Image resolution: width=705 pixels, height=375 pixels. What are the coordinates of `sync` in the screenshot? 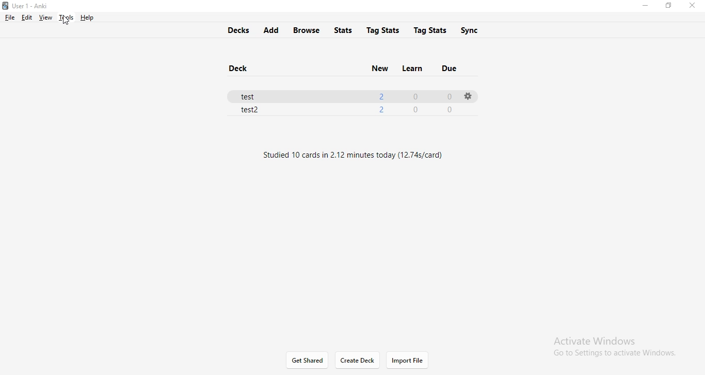 It's located at (476, 30).